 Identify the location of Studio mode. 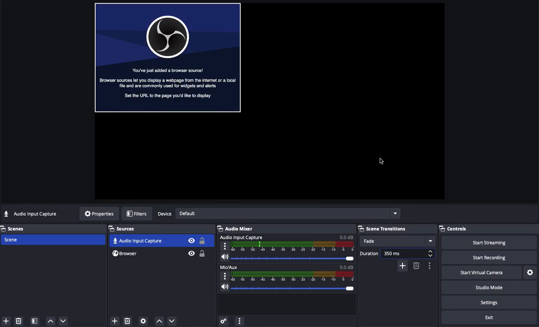
(489, 288).